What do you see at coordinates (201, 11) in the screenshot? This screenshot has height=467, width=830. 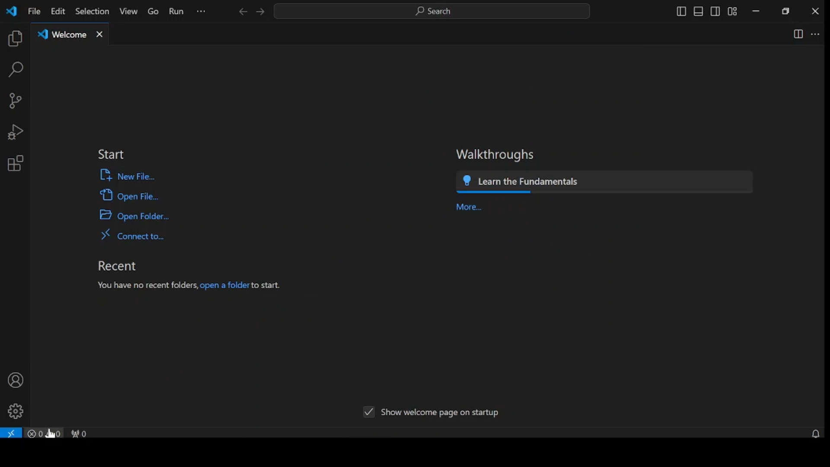 I see `more options` at bounding box center [201, 11].